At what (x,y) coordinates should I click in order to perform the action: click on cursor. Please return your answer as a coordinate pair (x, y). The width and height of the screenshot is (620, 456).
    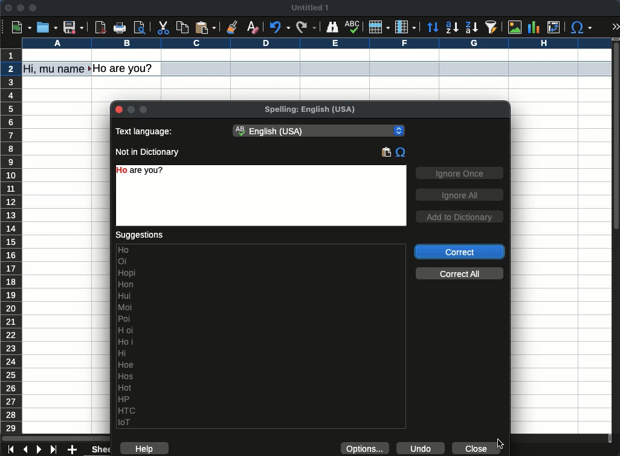
    Looking at the image, I should click on (13, 72).